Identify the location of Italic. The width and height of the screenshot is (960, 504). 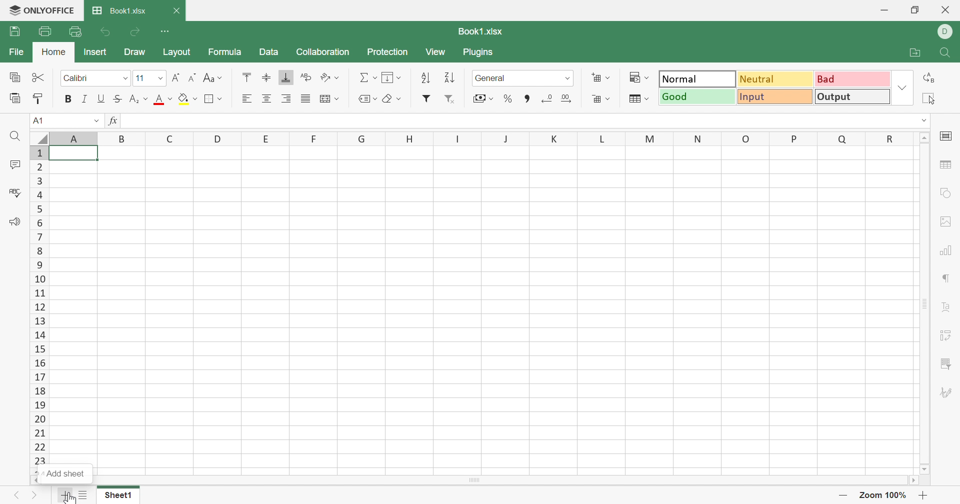
(84, 98).